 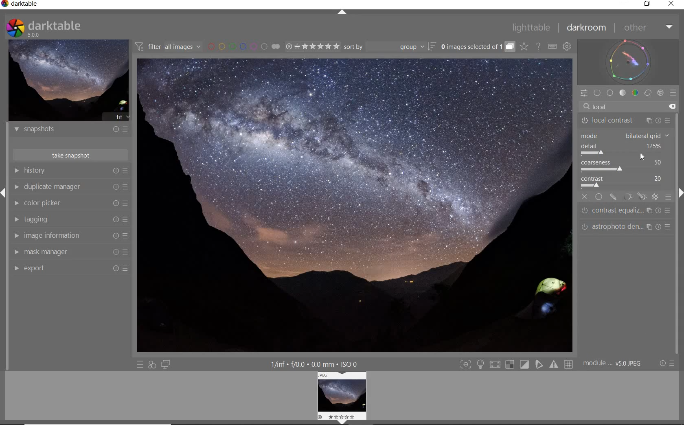 What do you see at coordinates (556, 365) in the screenshot?
I see `toggle gamut checking` at bounding box center [556, 365].